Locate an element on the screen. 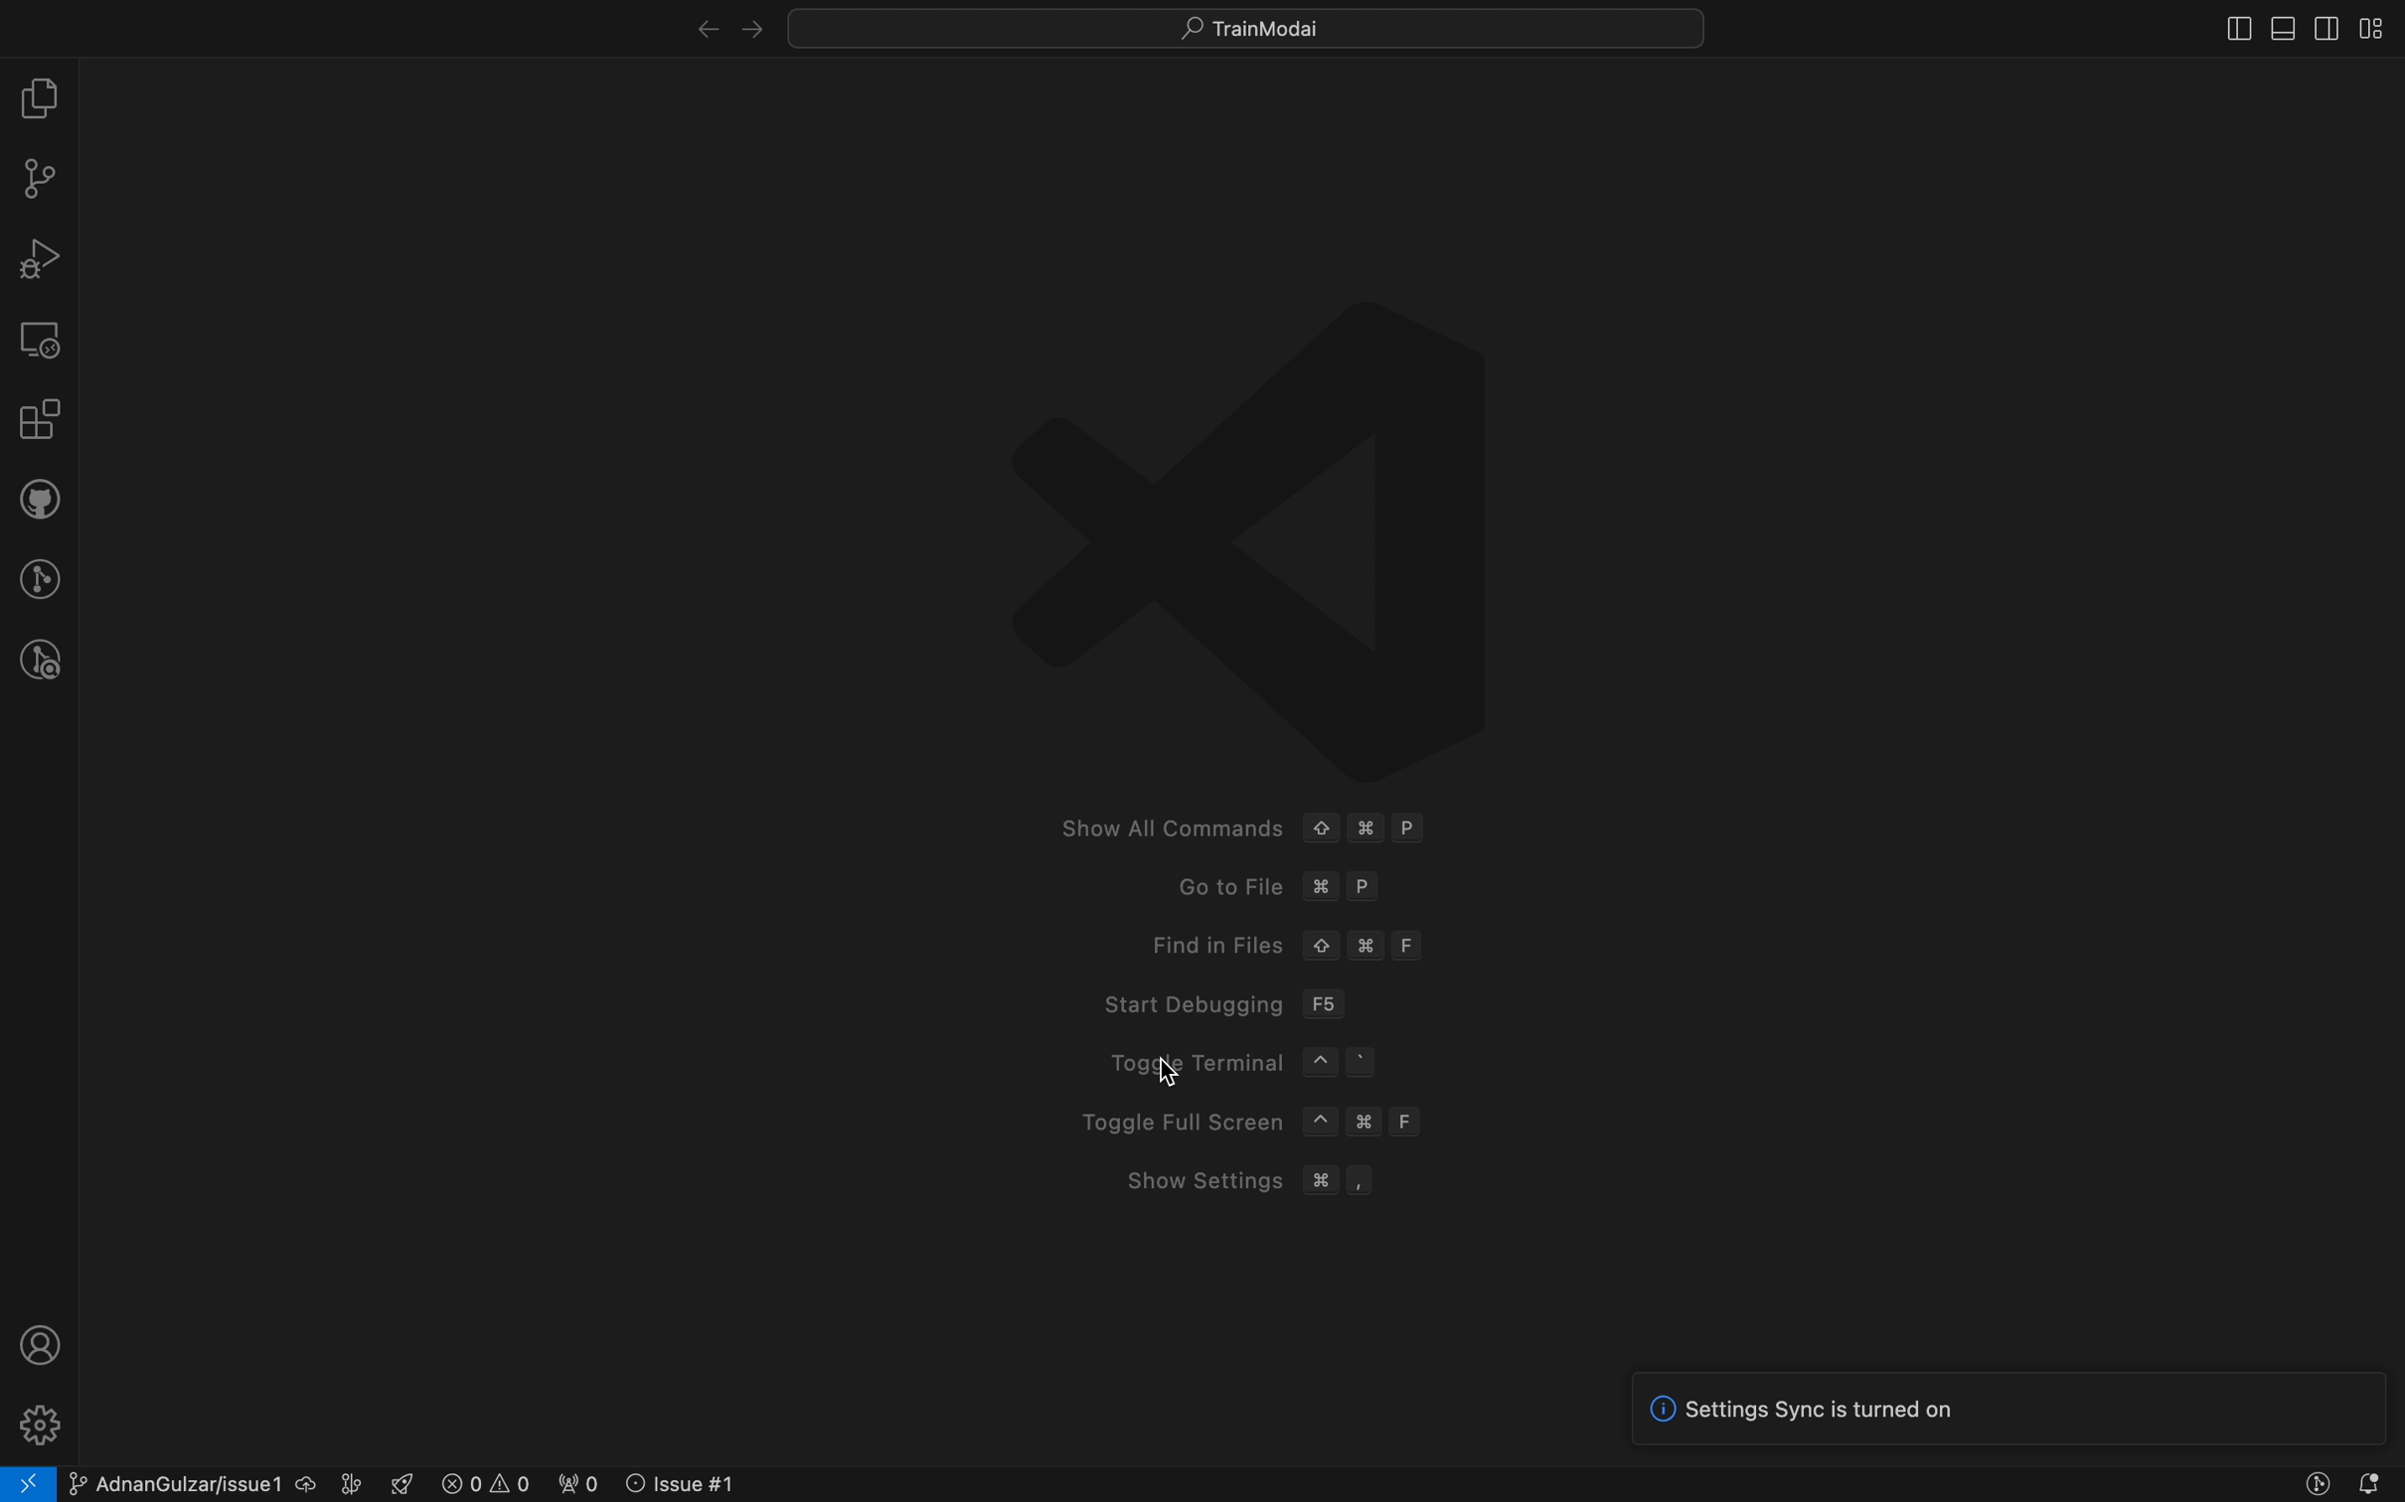  notofications is located at coordinates (2374, 1484).